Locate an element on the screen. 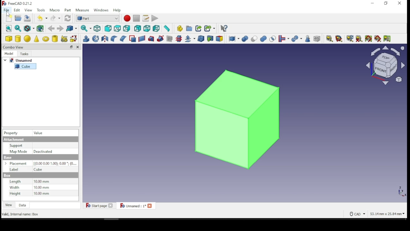 The height and width of the screenshot is (231, 410). cross sections is located at coordinates (179, 39).